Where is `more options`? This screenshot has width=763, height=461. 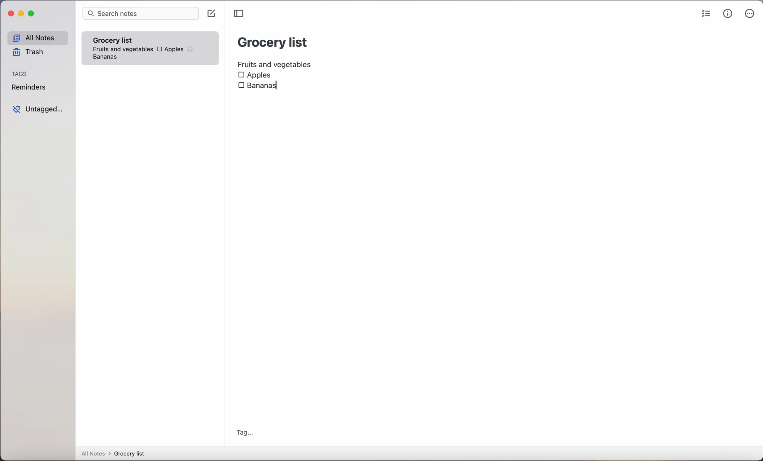 more options is located at coordinates (750, 15).